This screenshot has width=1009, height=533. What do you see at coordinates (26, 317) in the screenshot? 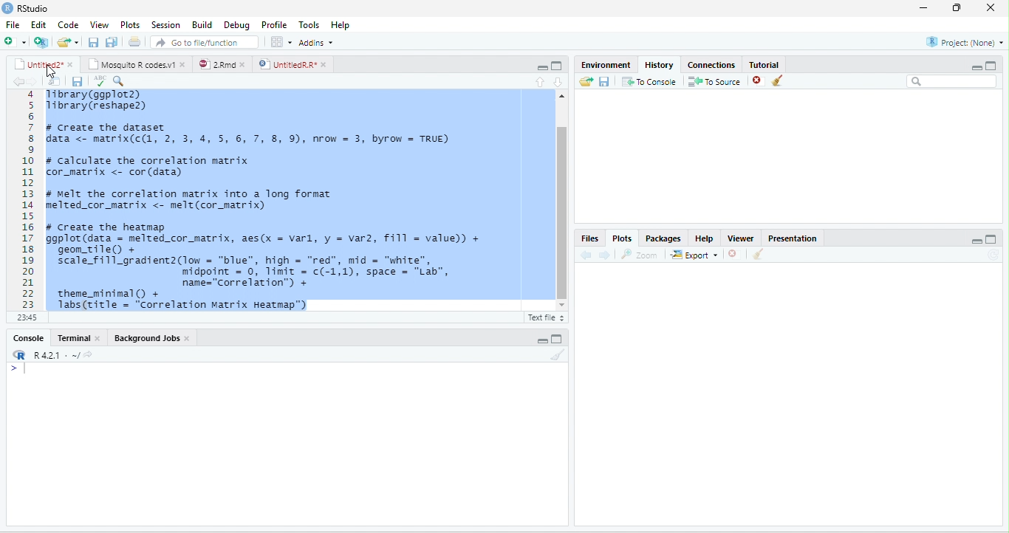
I see `1>1` at bounding box center [26, 317].